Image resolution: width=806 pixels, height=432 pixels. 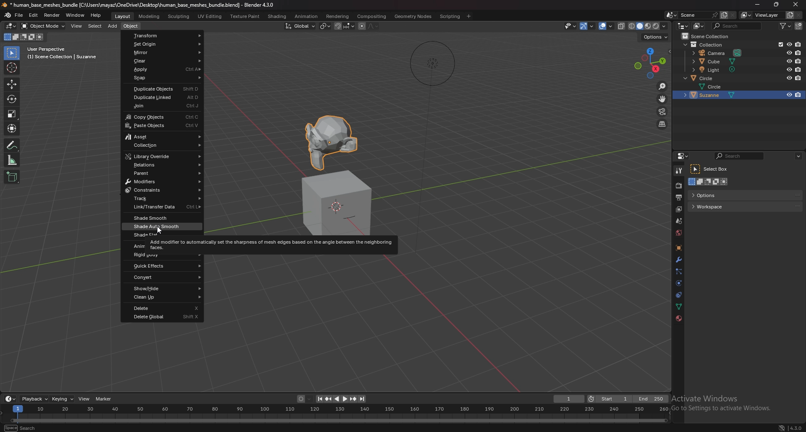 I want to click on uv editing, so click(x=211, y=16).